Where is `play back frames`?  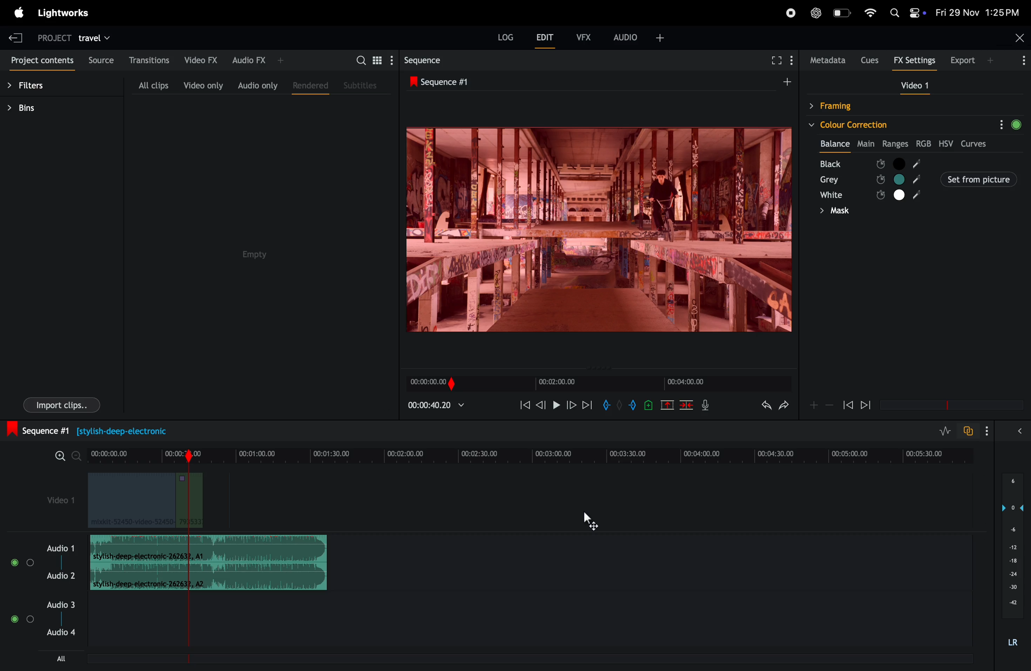
play back frames is located at coordinates (597, 229).